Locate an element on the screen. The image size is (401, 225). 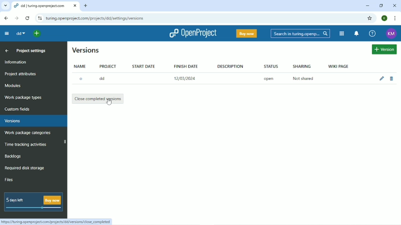
Custom fields is located at coordinates (19, 109).